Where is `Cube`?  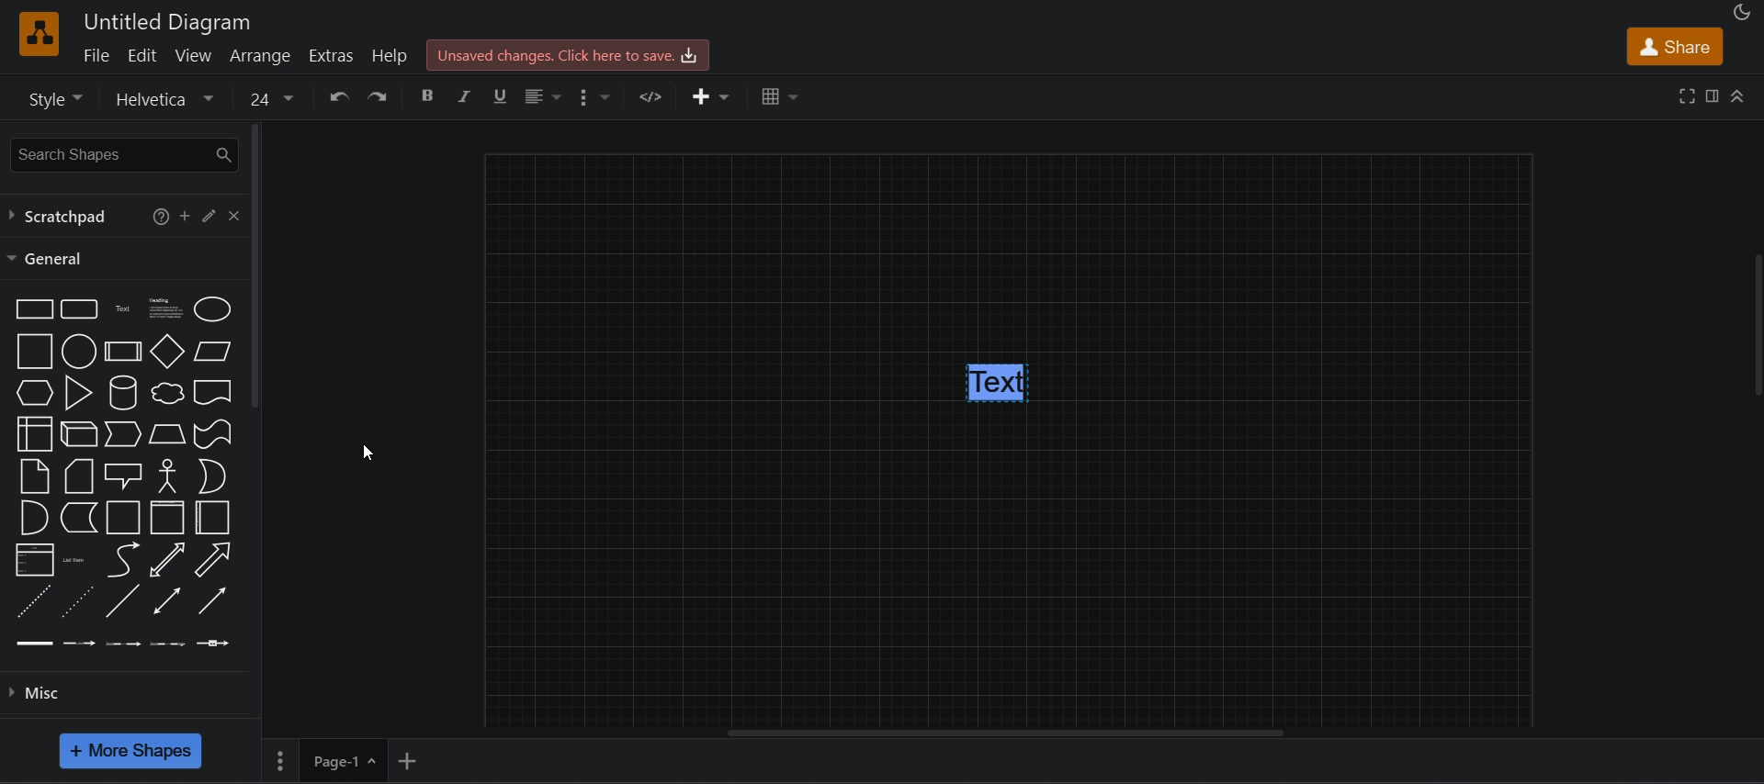 Cube is located at coordinates (79, 433).